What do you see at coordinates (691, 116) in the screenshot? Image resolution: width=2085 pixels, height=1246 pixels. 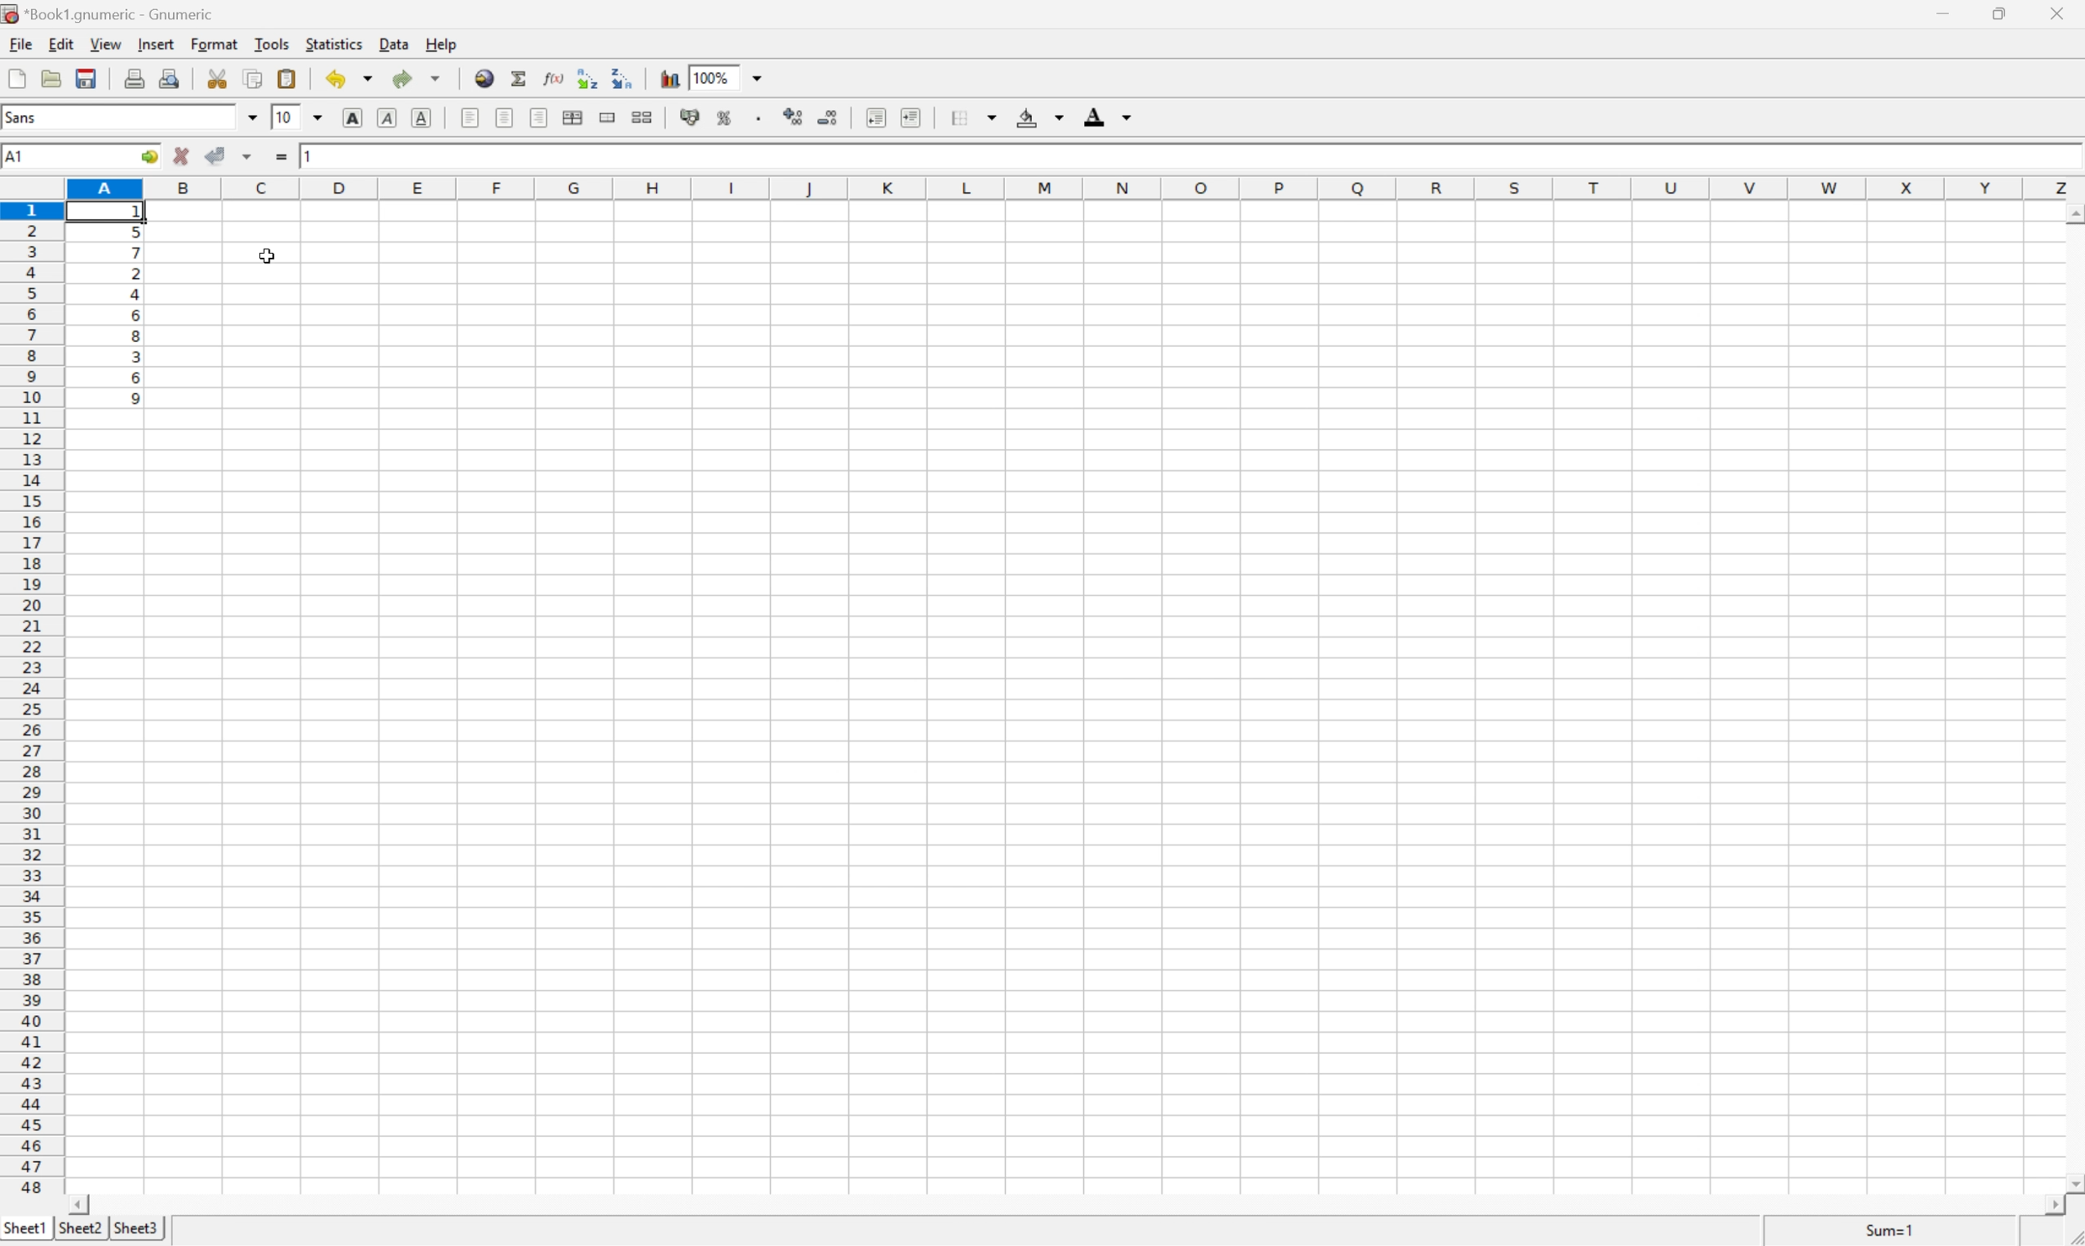 I see `format selection as accounting` at bounding box center [691, 116].